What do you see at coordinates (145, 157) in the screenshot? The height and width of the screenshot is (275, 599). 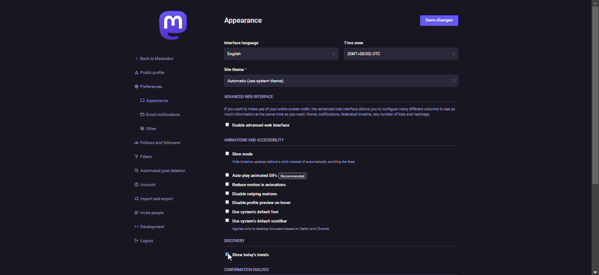 I see `filters` at bounding box center [145, 157].